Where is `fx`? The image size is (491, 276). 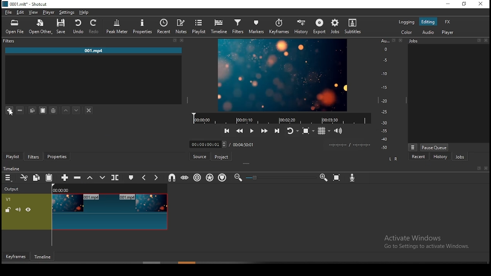
fx is located at coordinates (448, 21).